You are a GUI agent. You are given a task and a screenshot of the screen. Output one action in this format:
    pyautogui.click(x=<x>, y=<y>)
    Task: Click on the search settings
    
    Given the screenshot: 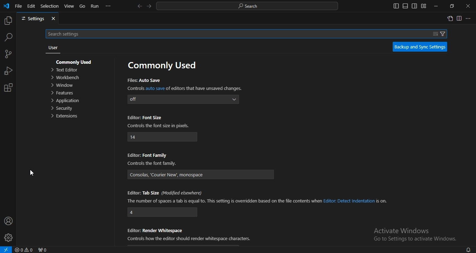 What is the action you would take?
    pyautogui.click(x=249, y=33)
    